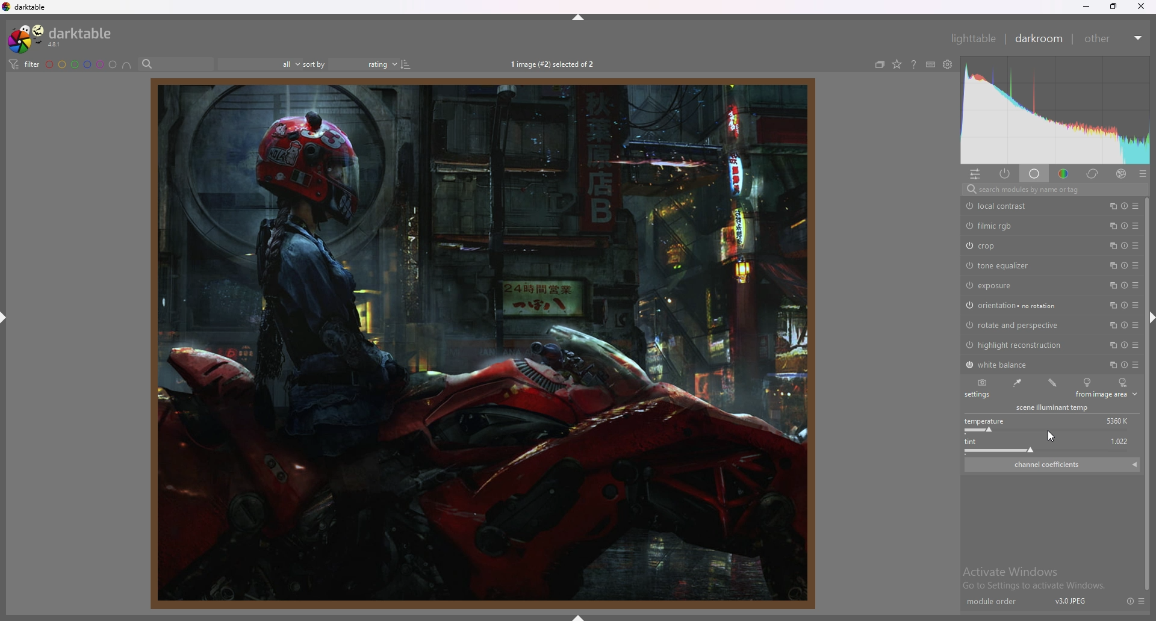 The height and width of the screenshot is (621, 1156). Describe the element at coordinates (23, 64) in the screenshot. I see `filter` at that location.